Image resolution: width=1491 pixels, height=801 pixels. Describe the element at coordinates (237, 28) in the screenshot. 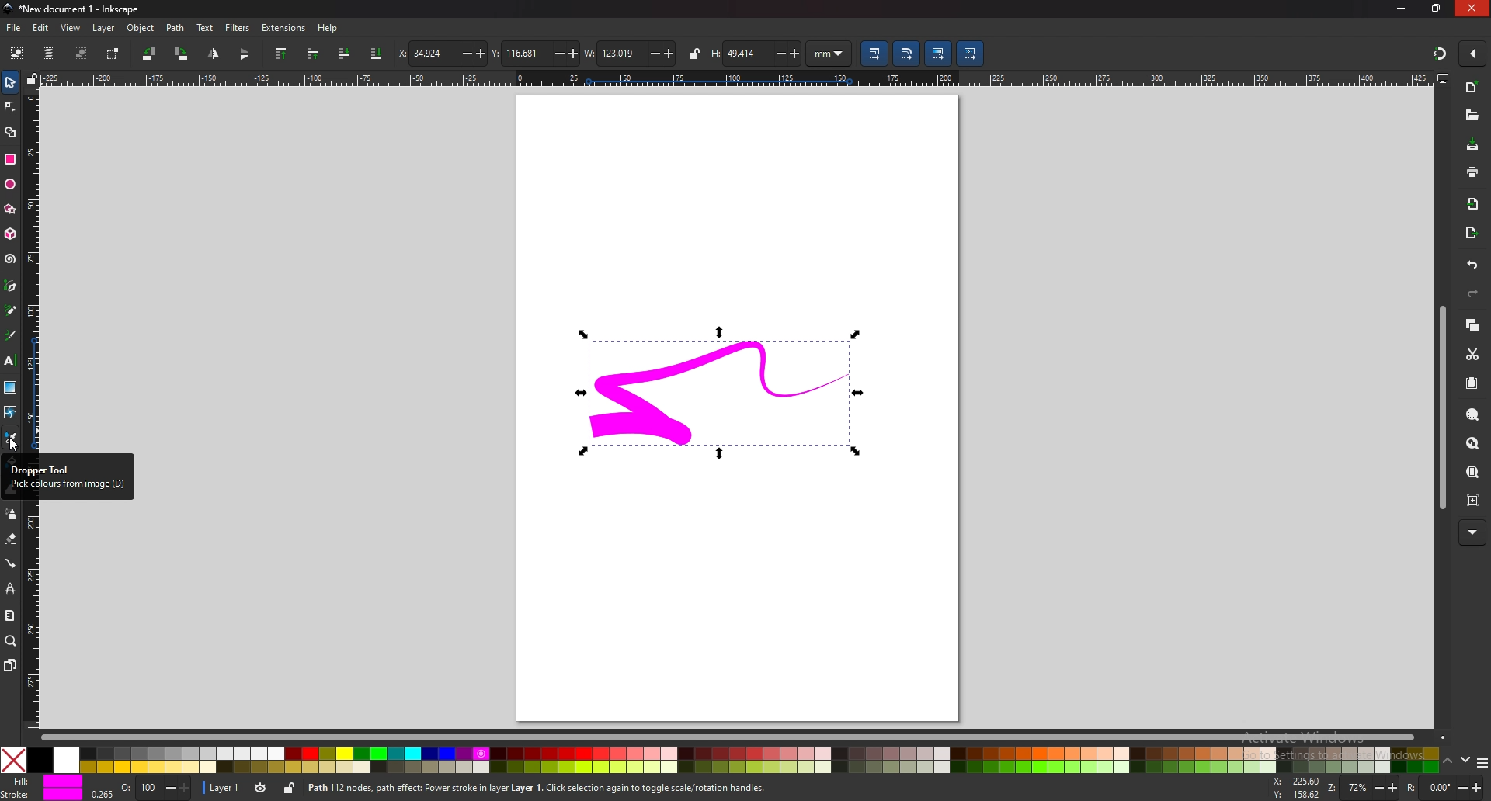

I see `filters` at that location.